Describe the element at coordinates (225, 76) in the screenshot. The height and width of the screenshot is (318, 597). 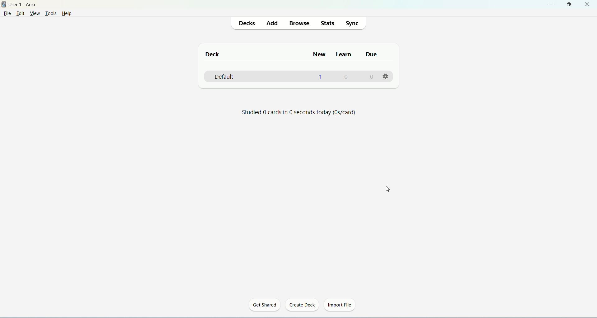
I see `default` at that location.